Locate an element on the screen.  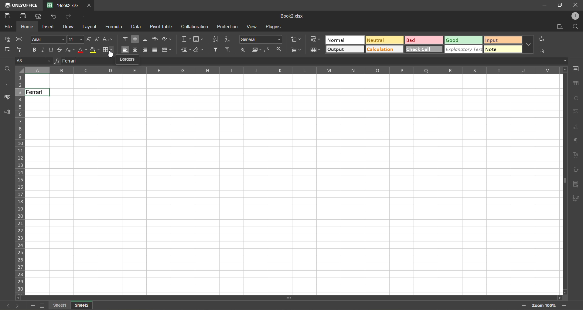
save is located at coordinates (8, 15).